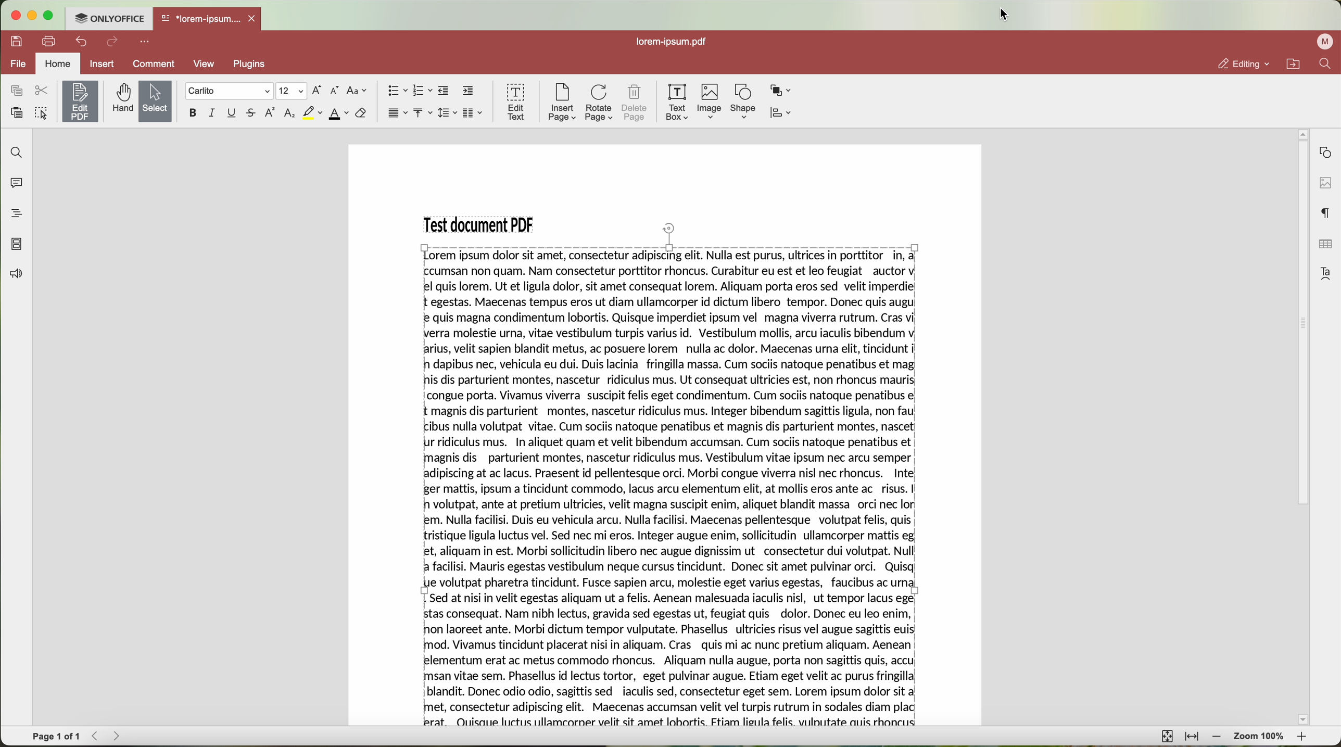 The width and height of the screenshot is (1341, 747). Describe the element at coordinates (212, 113) in the screenshot. I see `italic` at that location.